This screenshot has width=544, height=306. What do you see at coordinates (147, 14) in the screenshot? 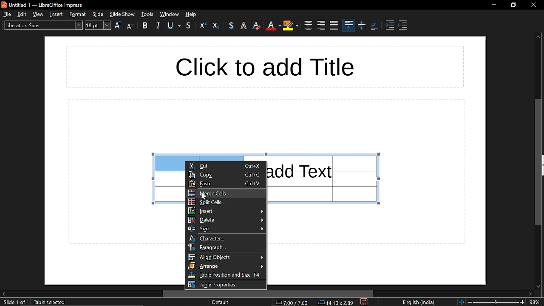
I see `window` at bounding box center [147, 14].